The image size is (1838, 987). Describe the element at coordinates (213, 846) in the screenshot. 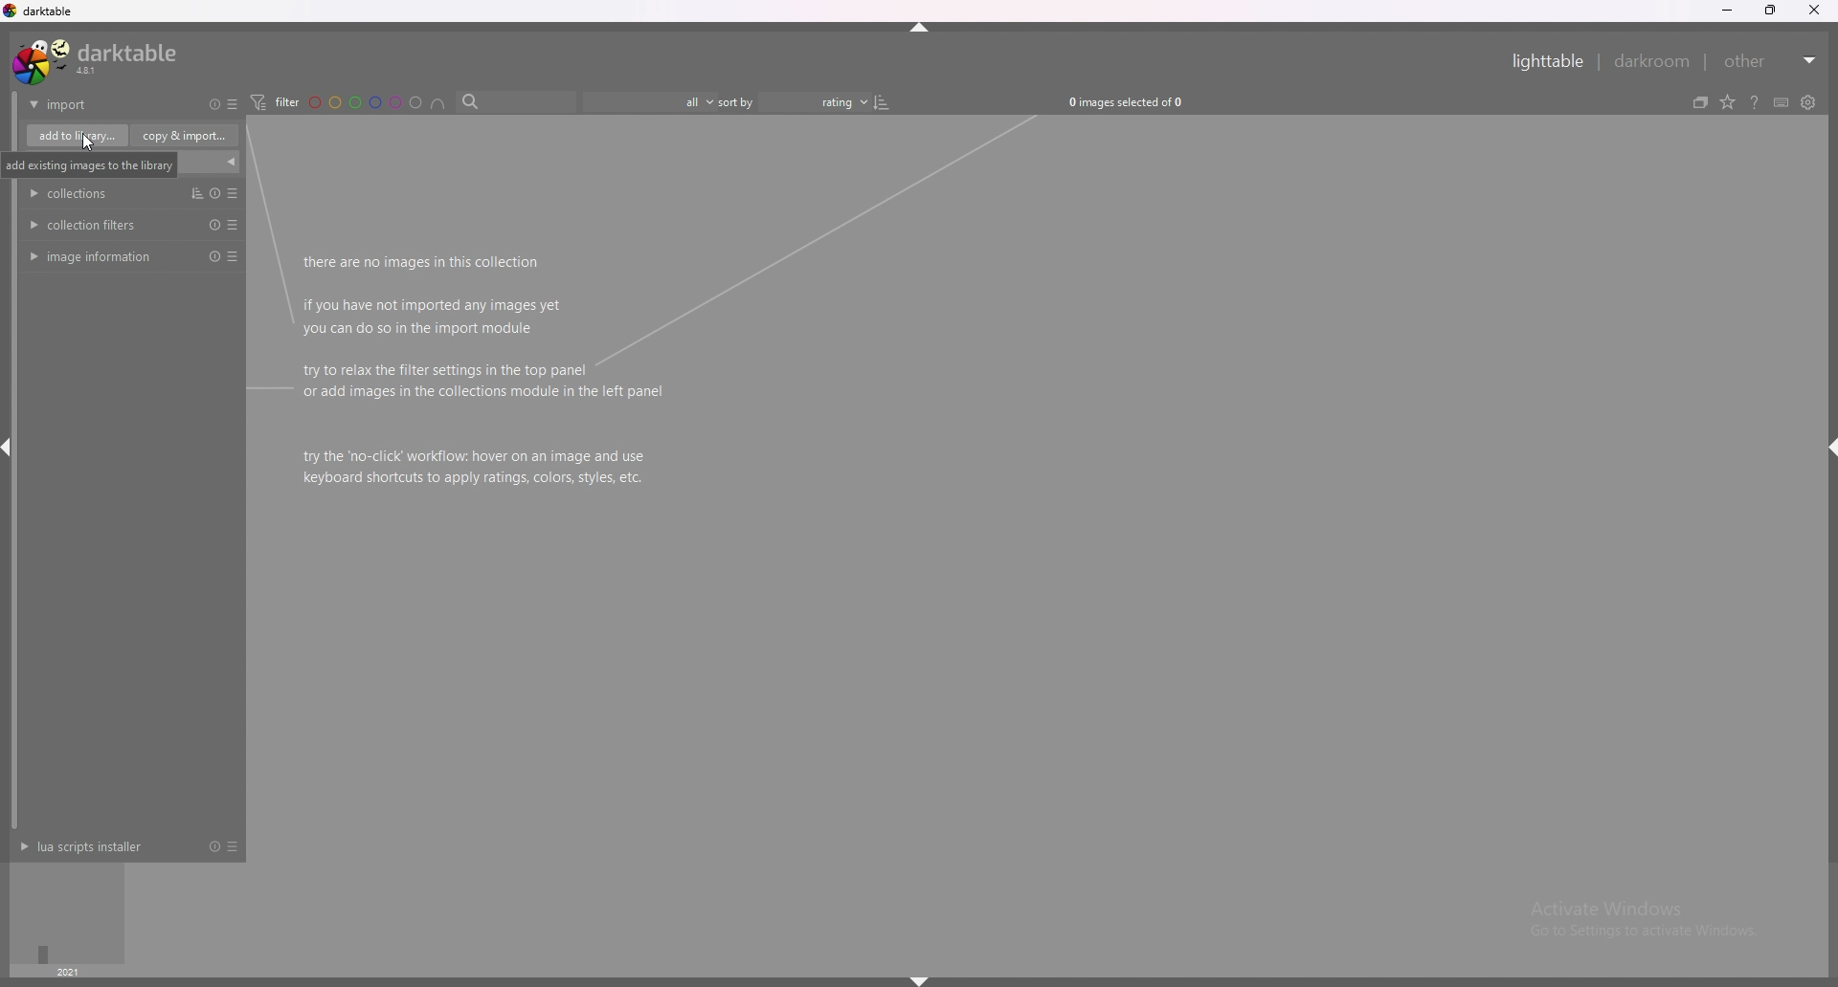

I see `reset` at that location.